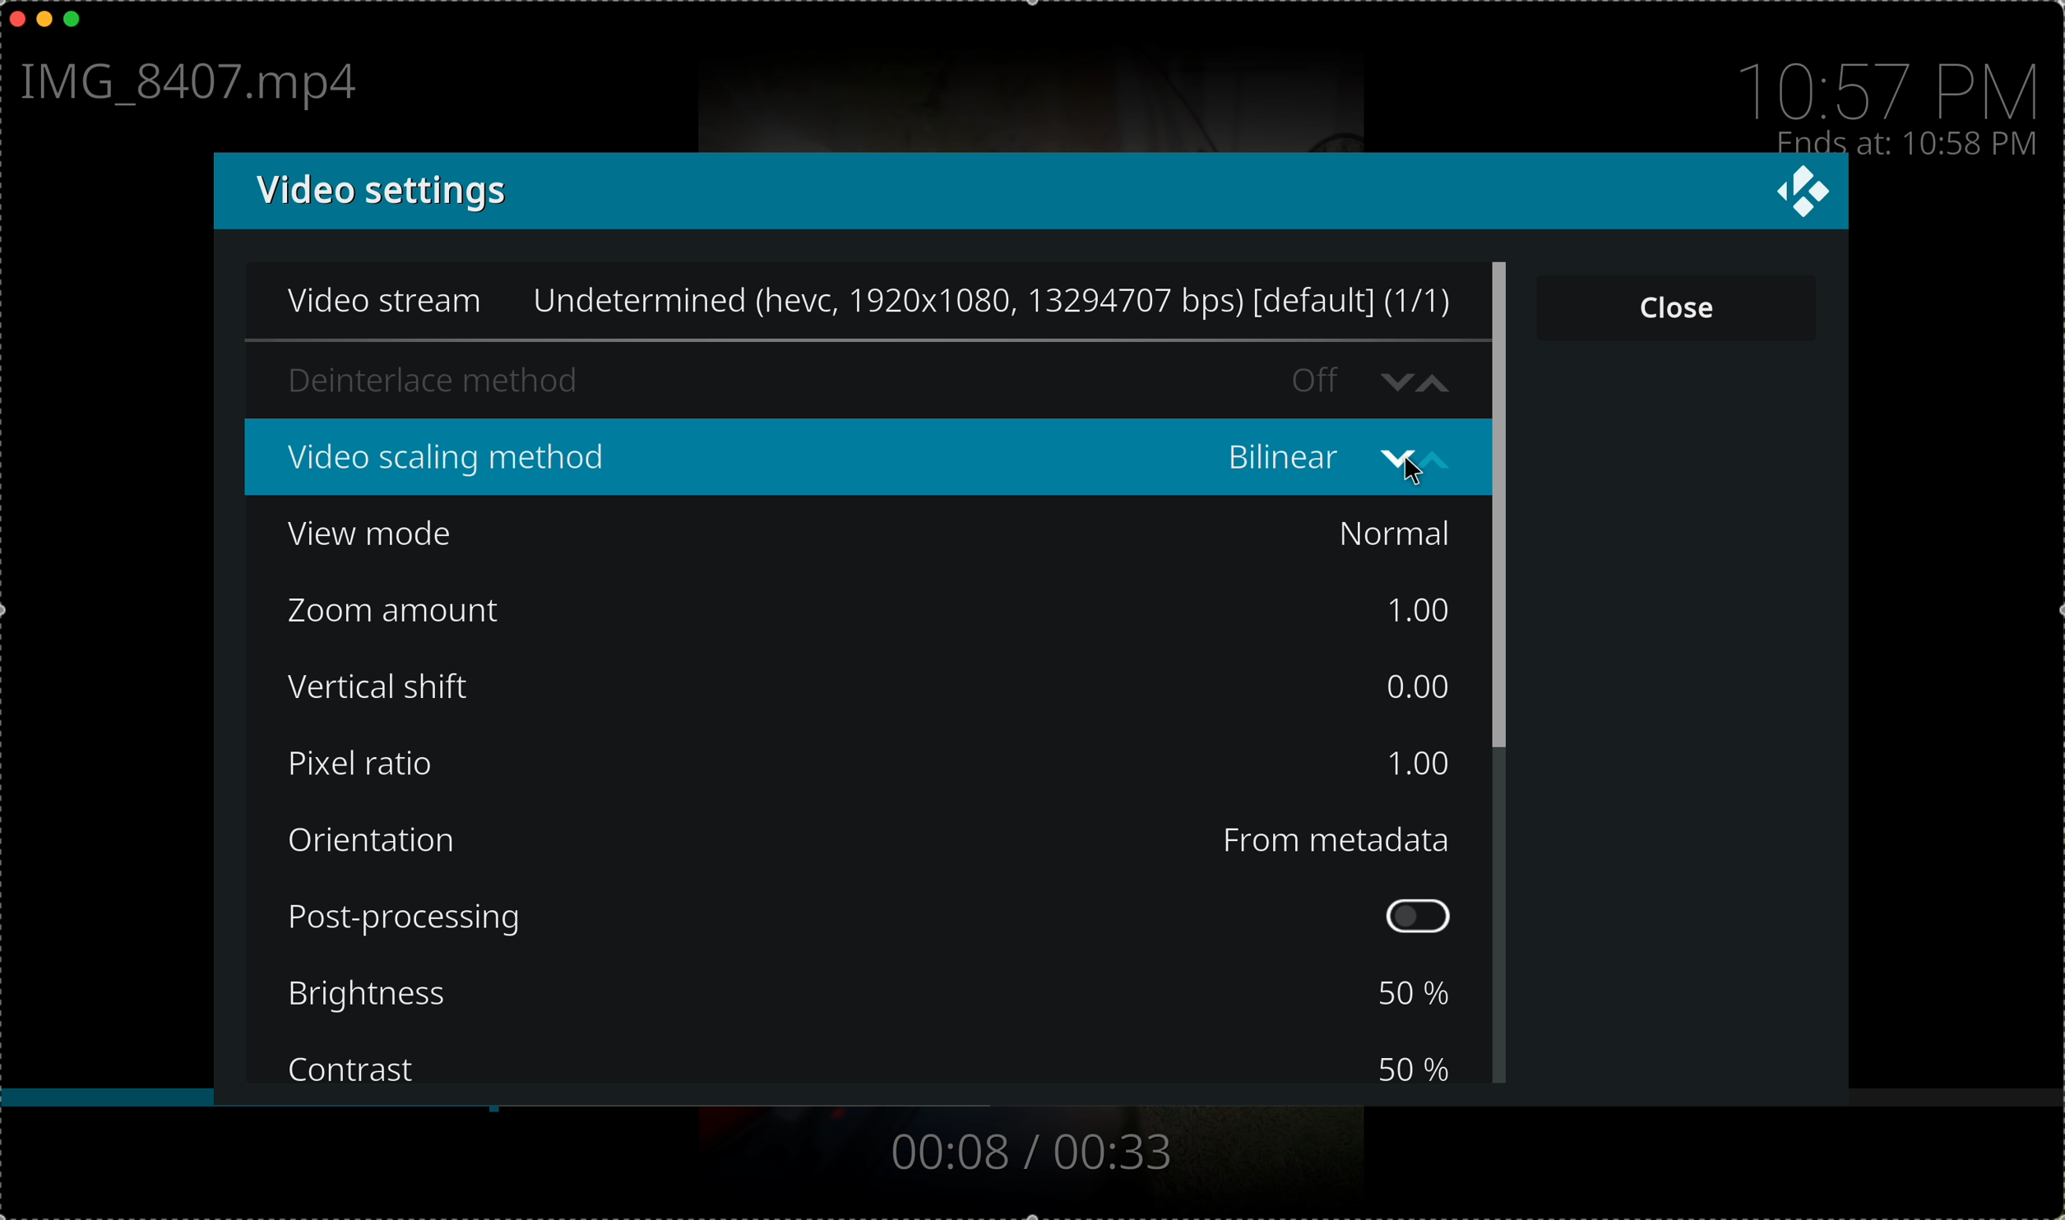 This screenshot has height=1220, width=2065. I want to click on maximize , so click(80, 21).